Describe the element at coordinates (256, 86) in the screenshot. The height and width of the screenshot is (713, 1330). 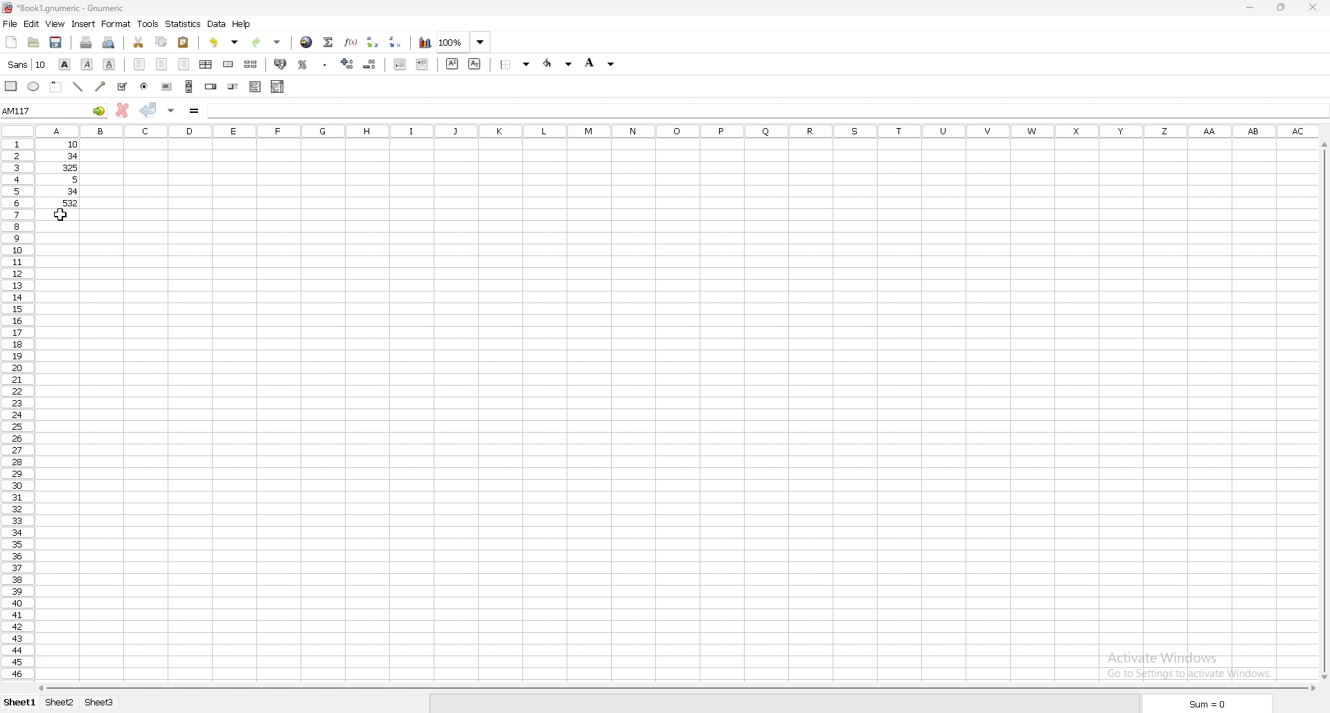
I see `list` at that location.